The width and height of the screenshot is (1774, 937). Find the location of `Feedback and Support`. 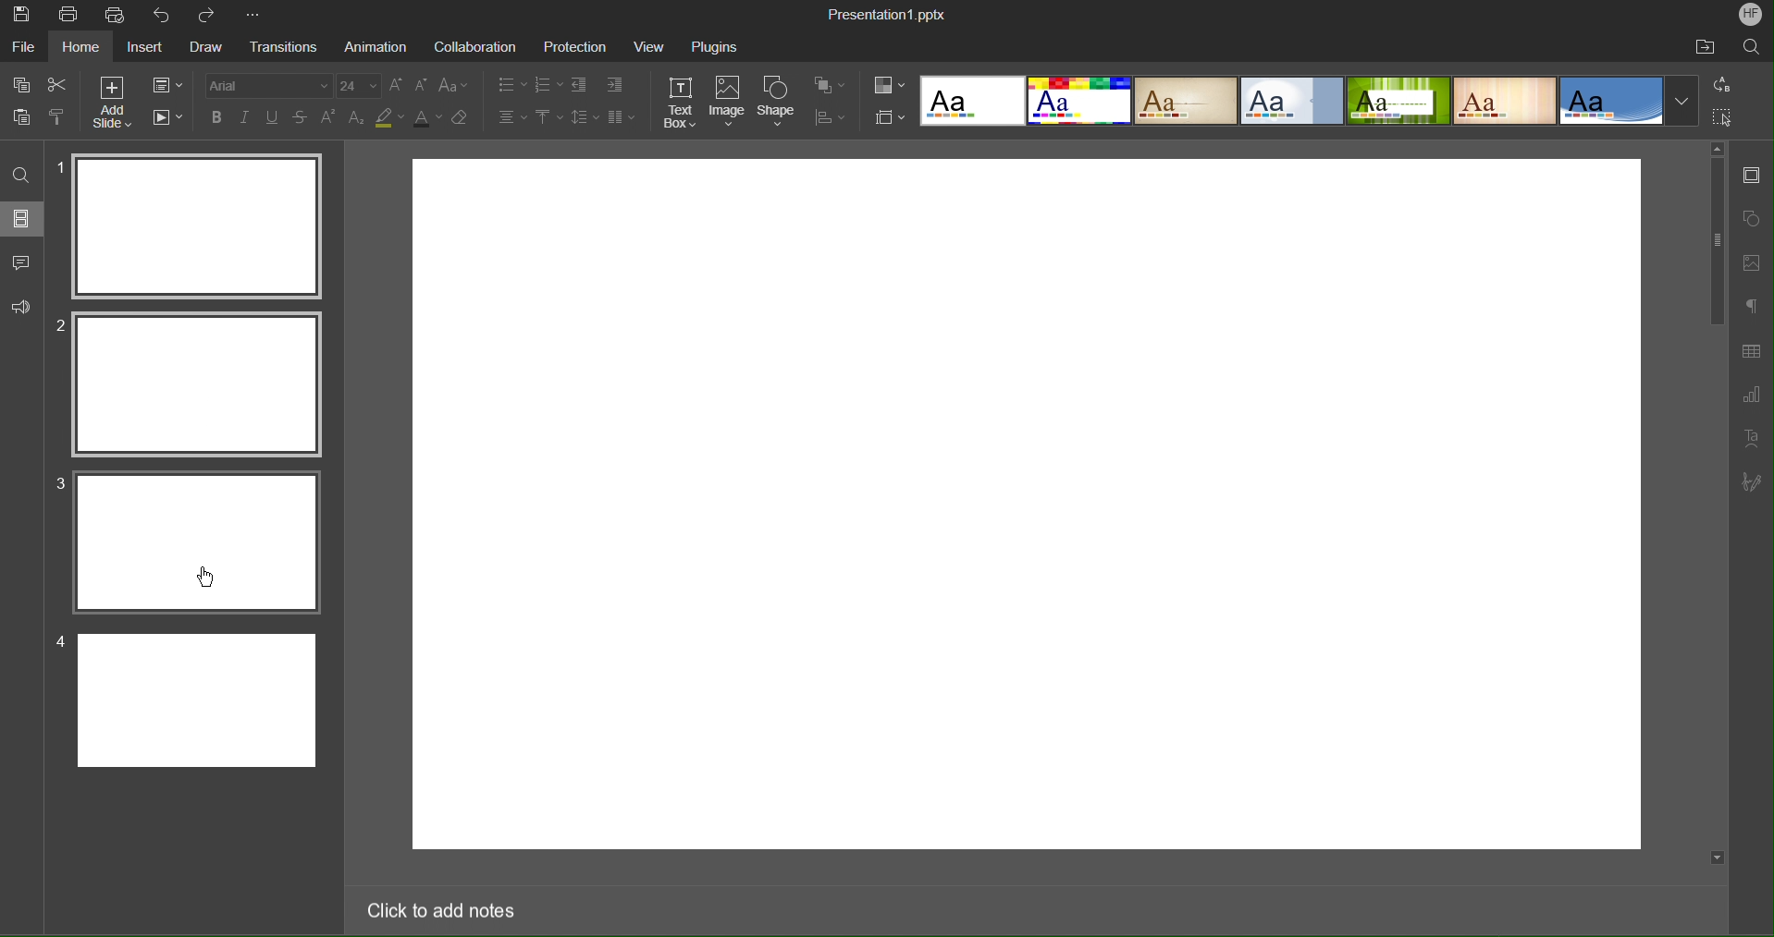

Feedback and Support is located at coordinates (20, 303).